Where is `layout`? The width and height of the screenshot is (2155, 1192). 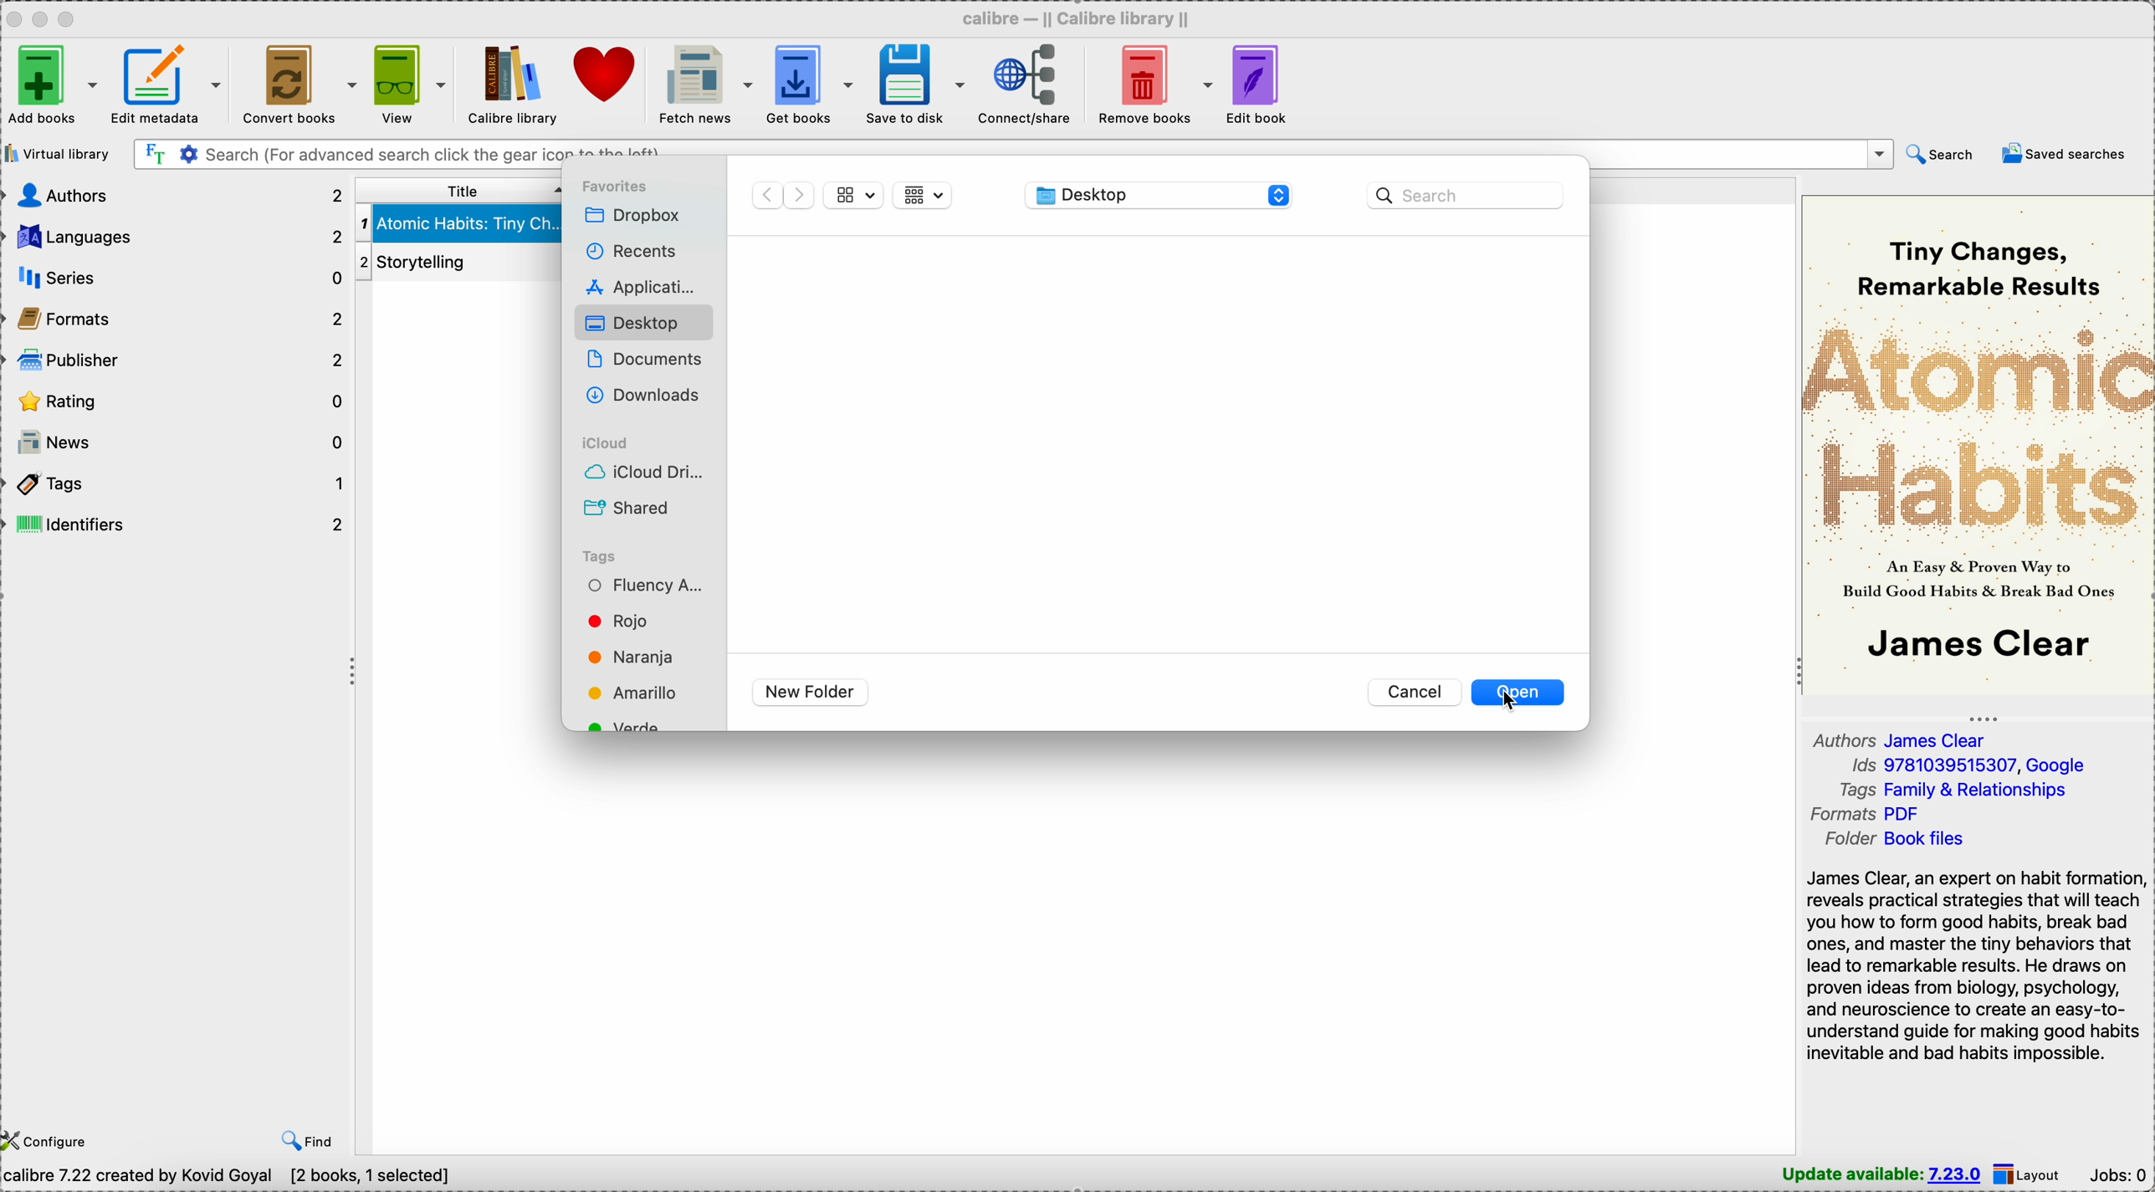 layout is located at coordinates (2028, 1174).